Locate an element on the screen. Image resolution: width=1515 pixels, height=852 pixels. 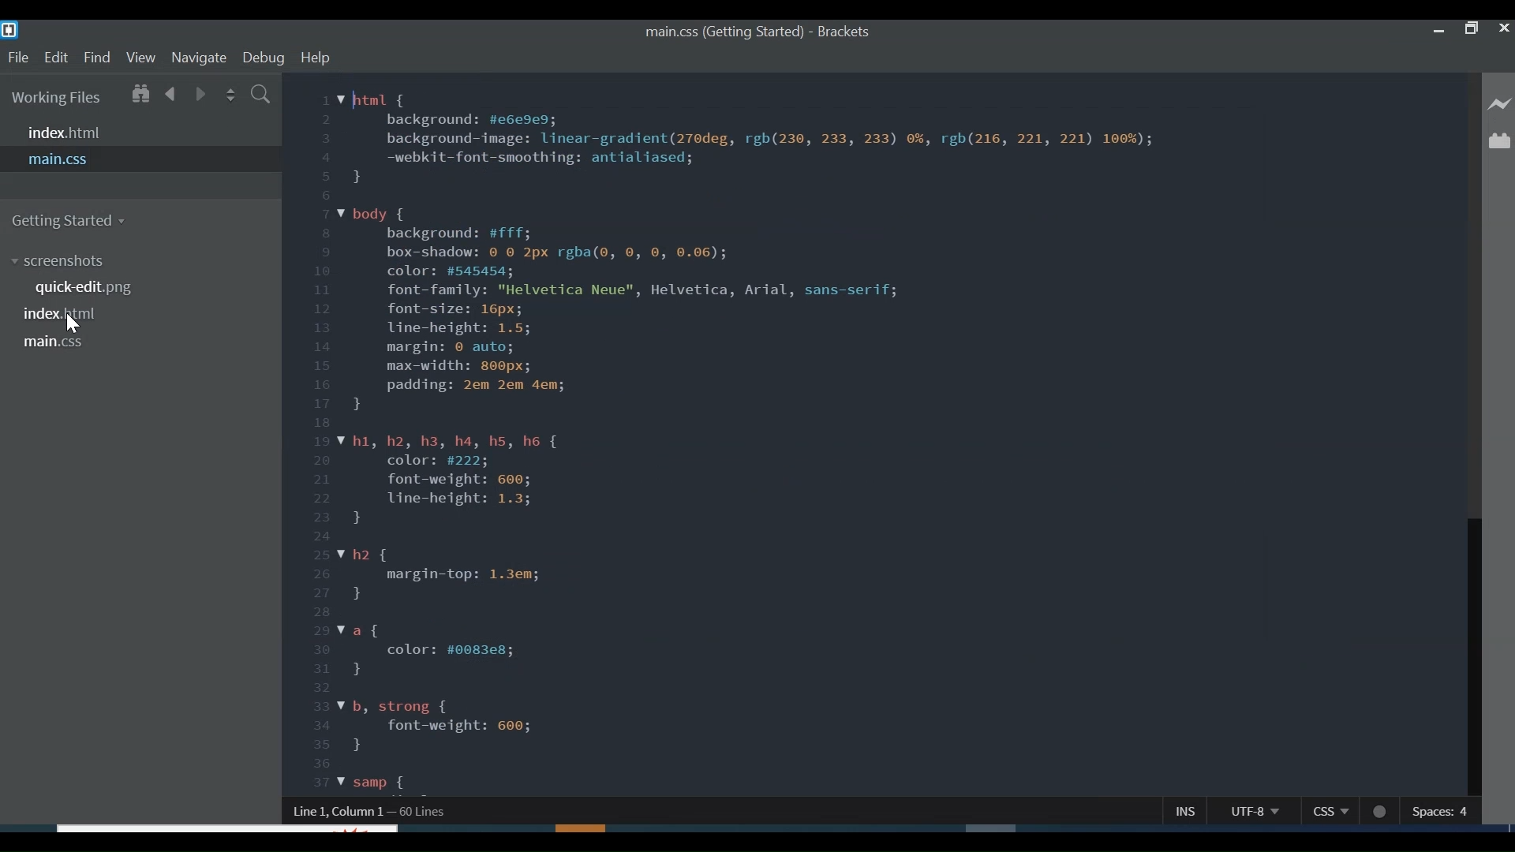
Brackets Desktop icon is located at coordinates (11, 31).